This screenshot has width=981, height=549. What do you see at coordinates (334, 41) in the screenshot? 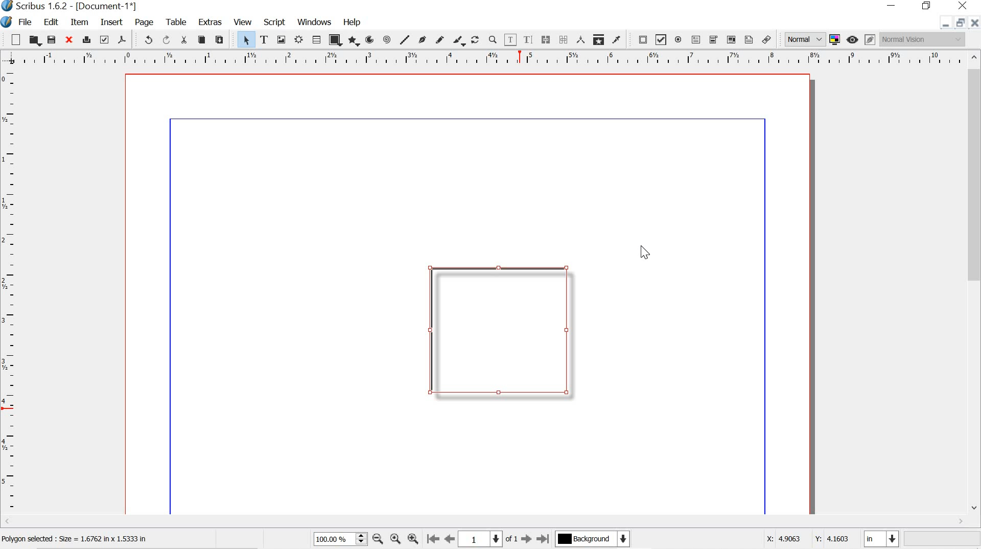
I see `shape` at bounding box center [334, 41].